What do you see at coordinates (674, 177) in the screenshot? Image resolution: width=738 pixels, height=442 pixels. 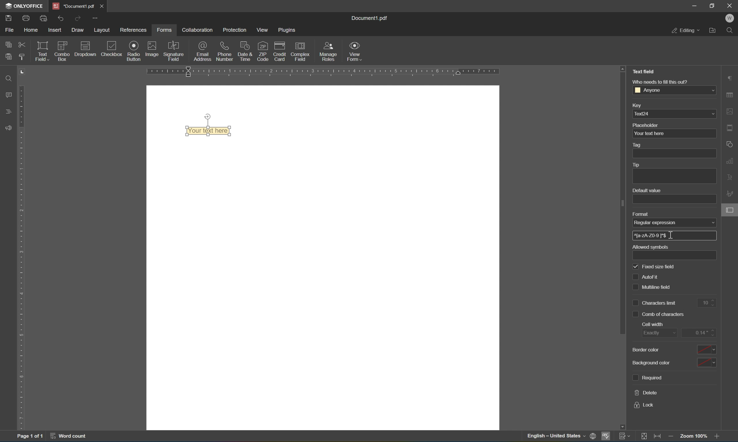 I see `add tip` at bounding box center [674, 177].